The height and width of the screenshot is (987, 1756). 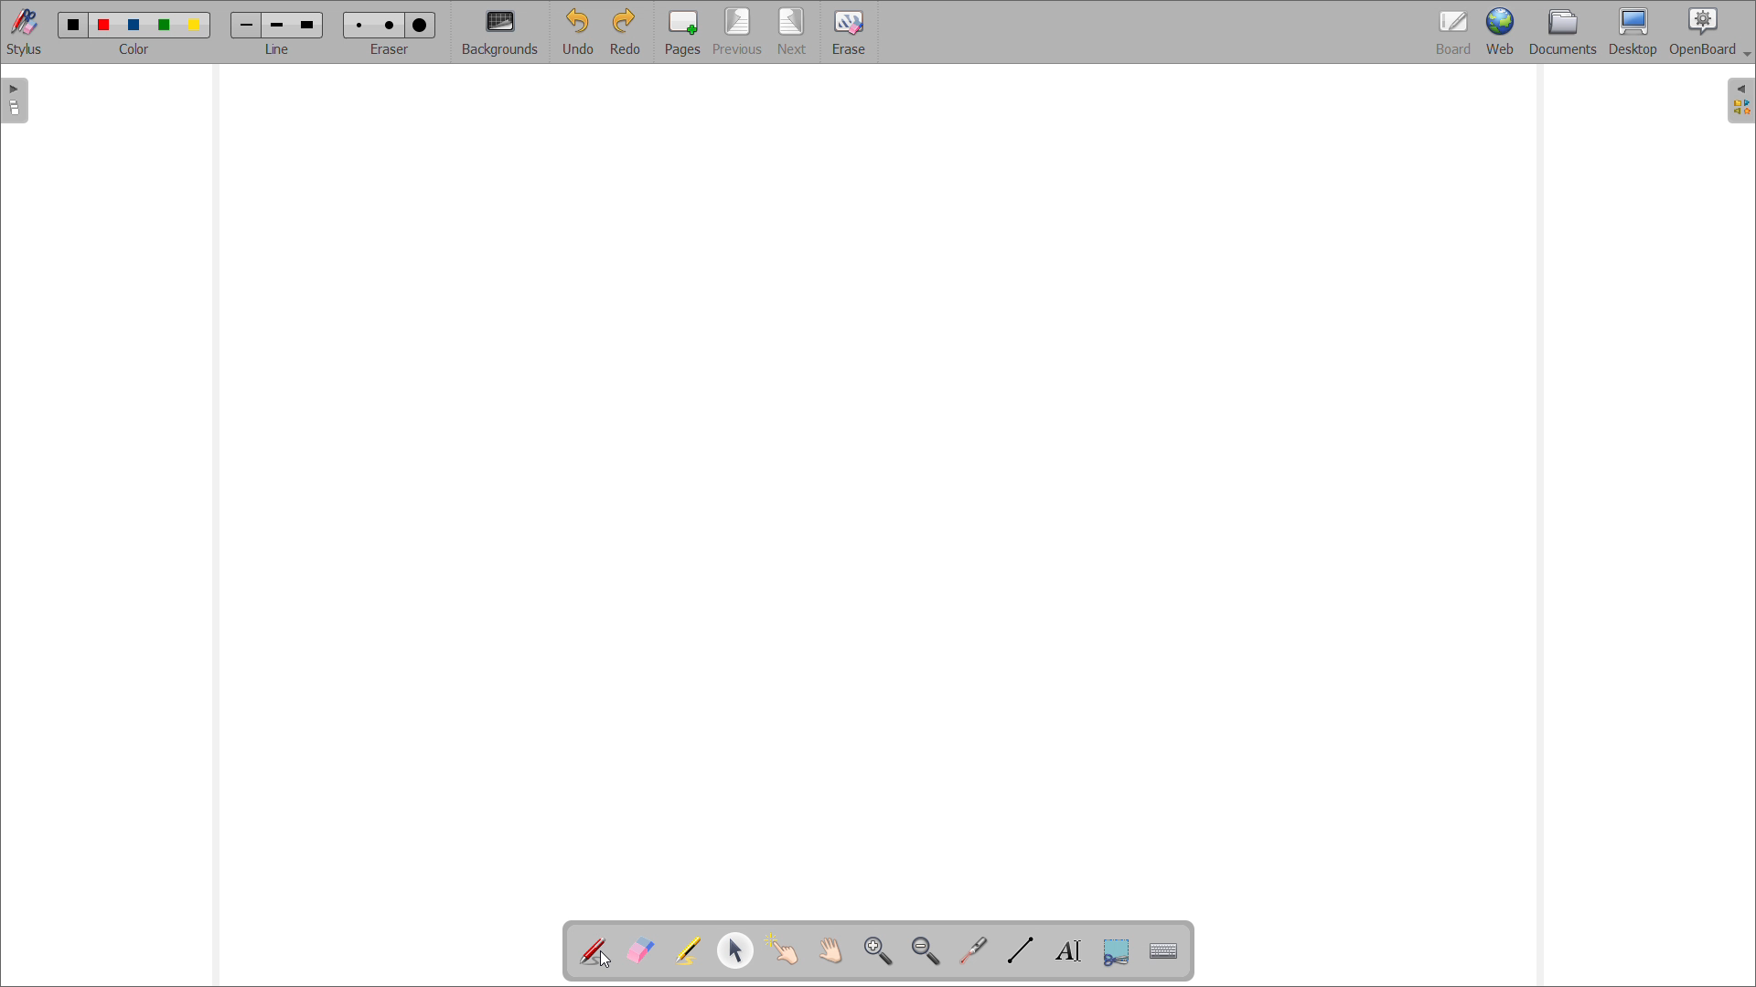 I want to click on virtual keyboard, so click(x=1165, y=952).